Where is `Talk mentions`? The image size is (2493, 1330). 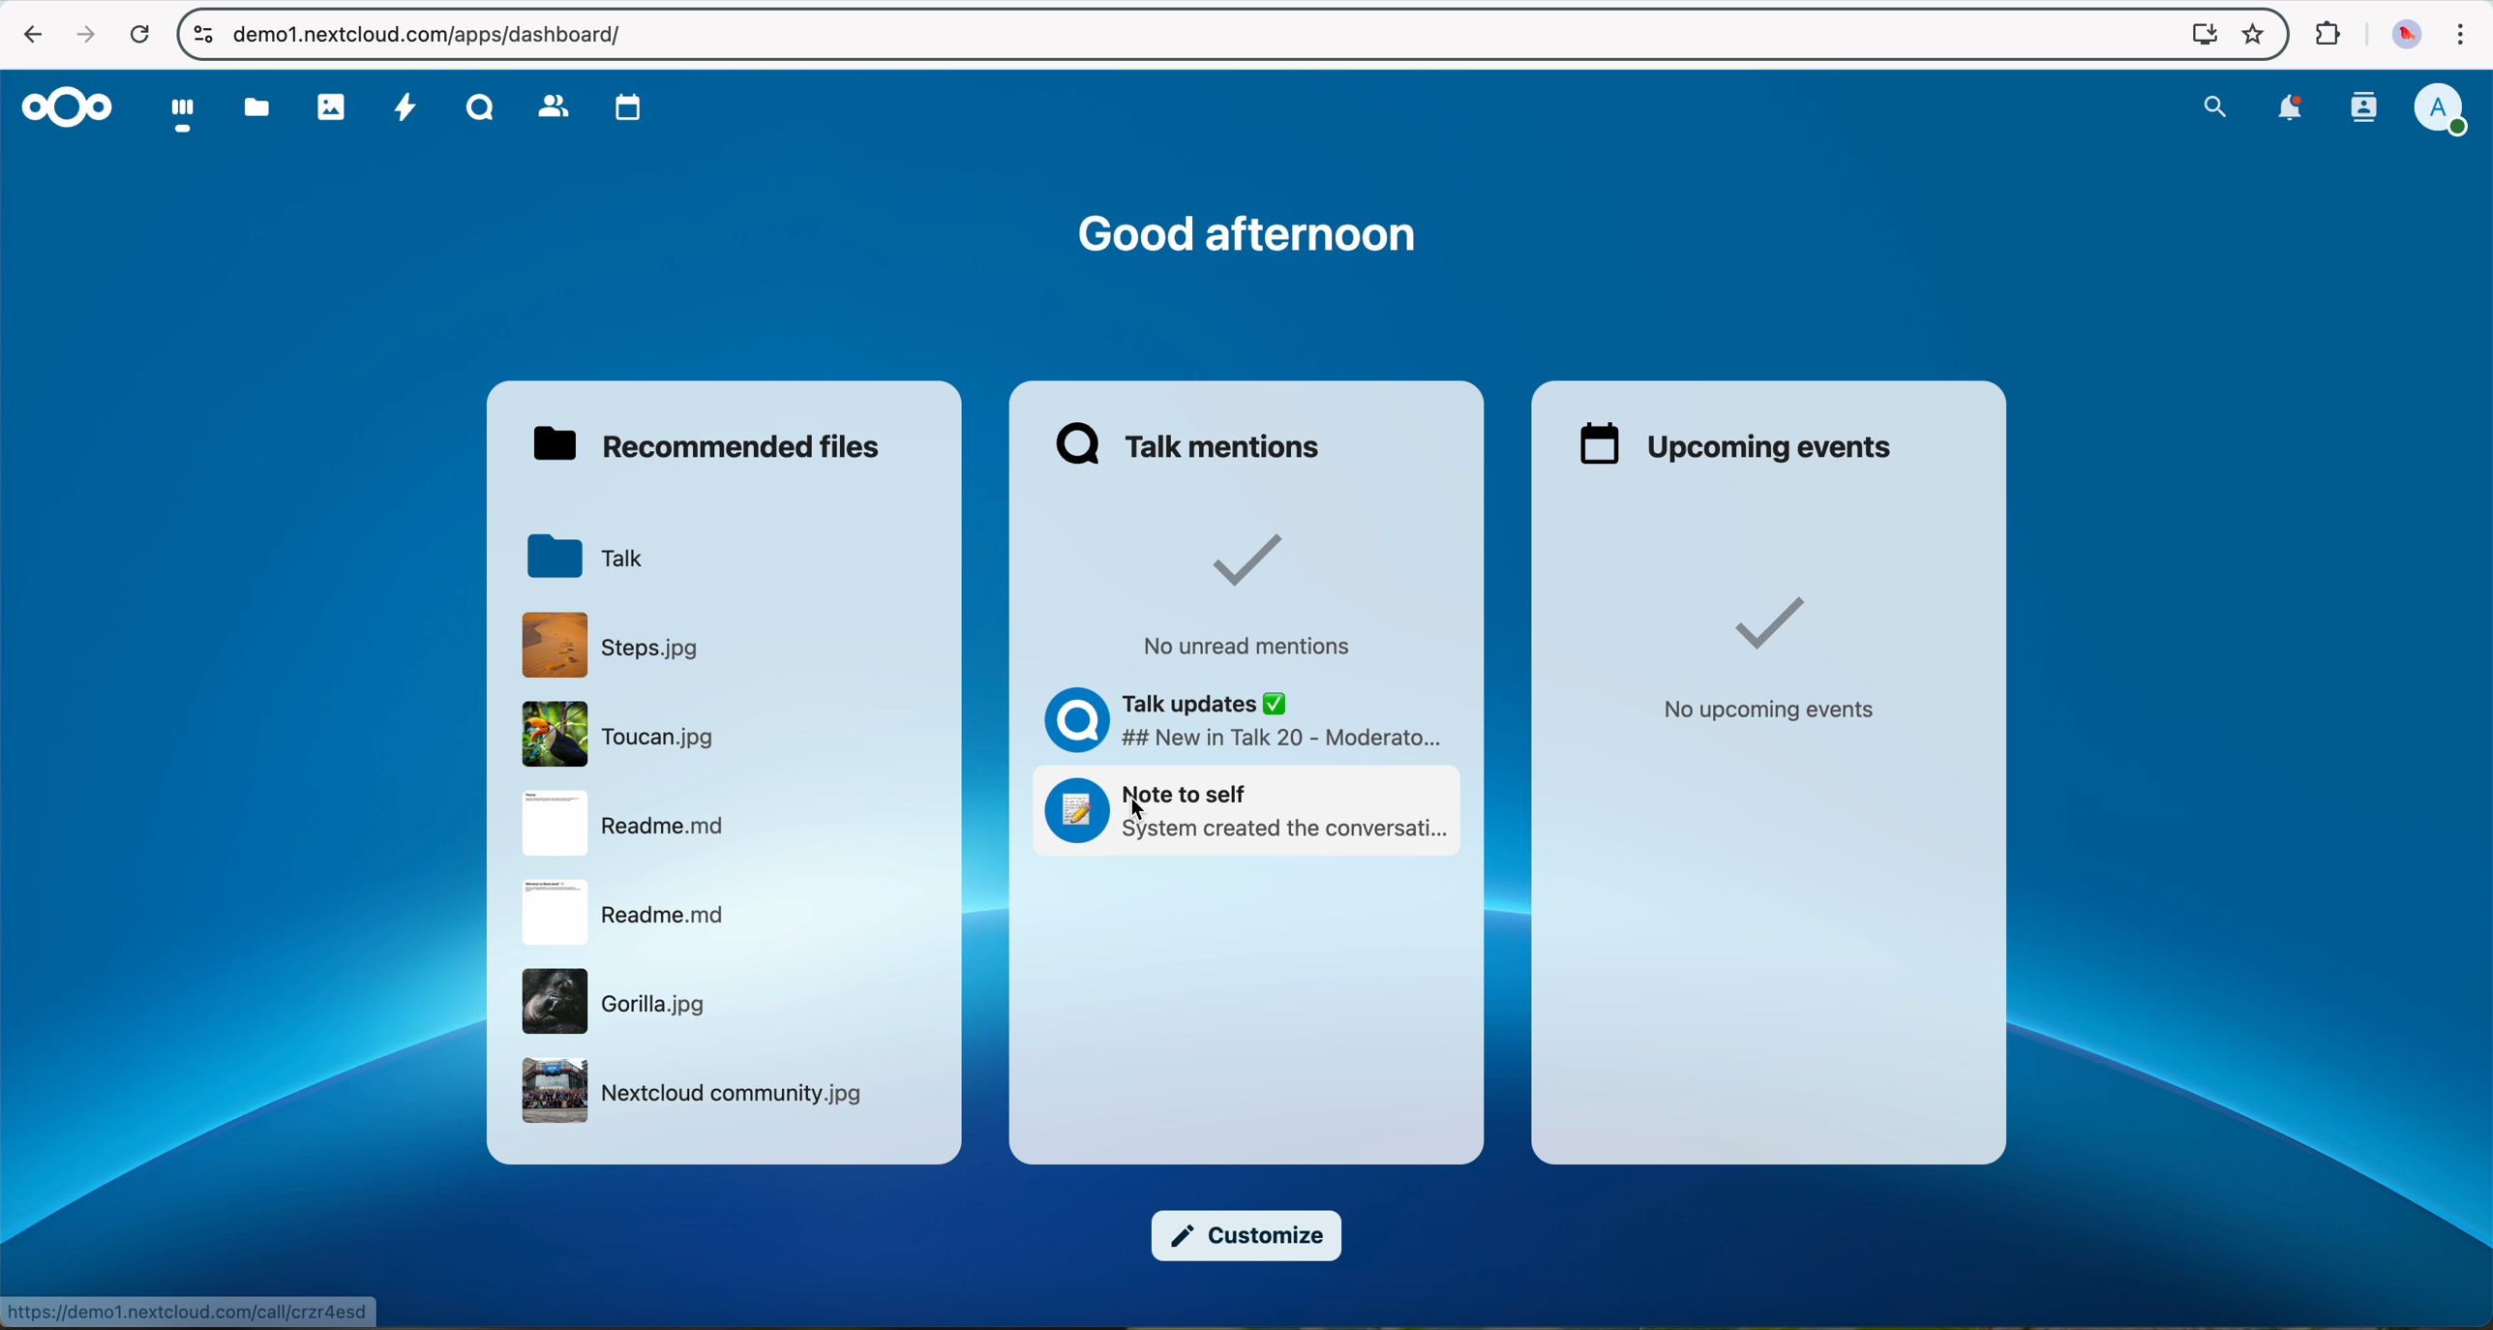
Talk mentions is located at coordinates (1190, 444).